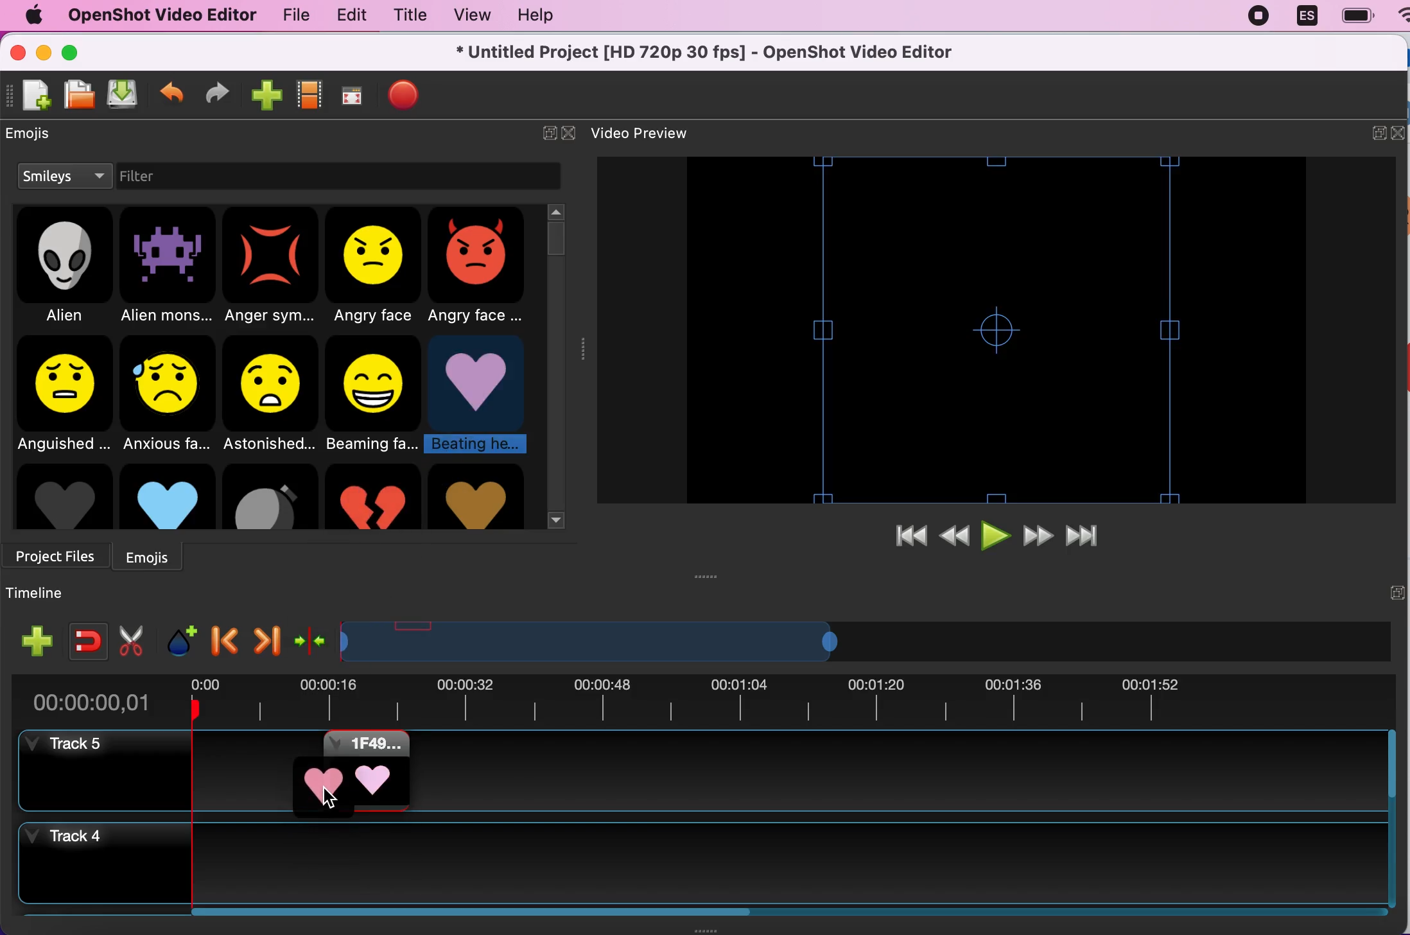  I want to click on undo, so click(172, 89).